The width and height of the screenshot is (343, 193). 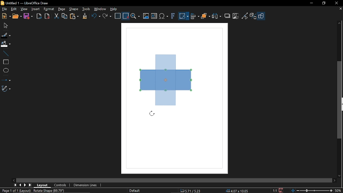 I want to click on Controls, so click(x=61, y=185).